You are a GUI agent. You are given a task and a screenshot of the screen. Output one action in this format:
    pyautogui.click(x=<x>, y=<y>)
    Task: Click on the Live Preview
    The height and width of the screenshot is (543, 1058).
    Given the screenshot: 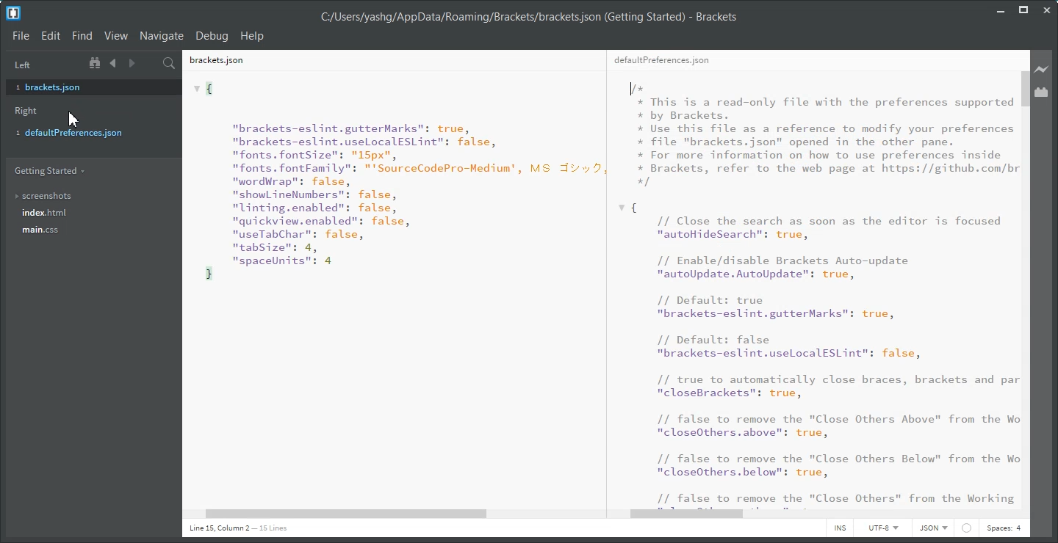 What is the action you would take?
    pyautogui.click(x=1042, y=69)
    